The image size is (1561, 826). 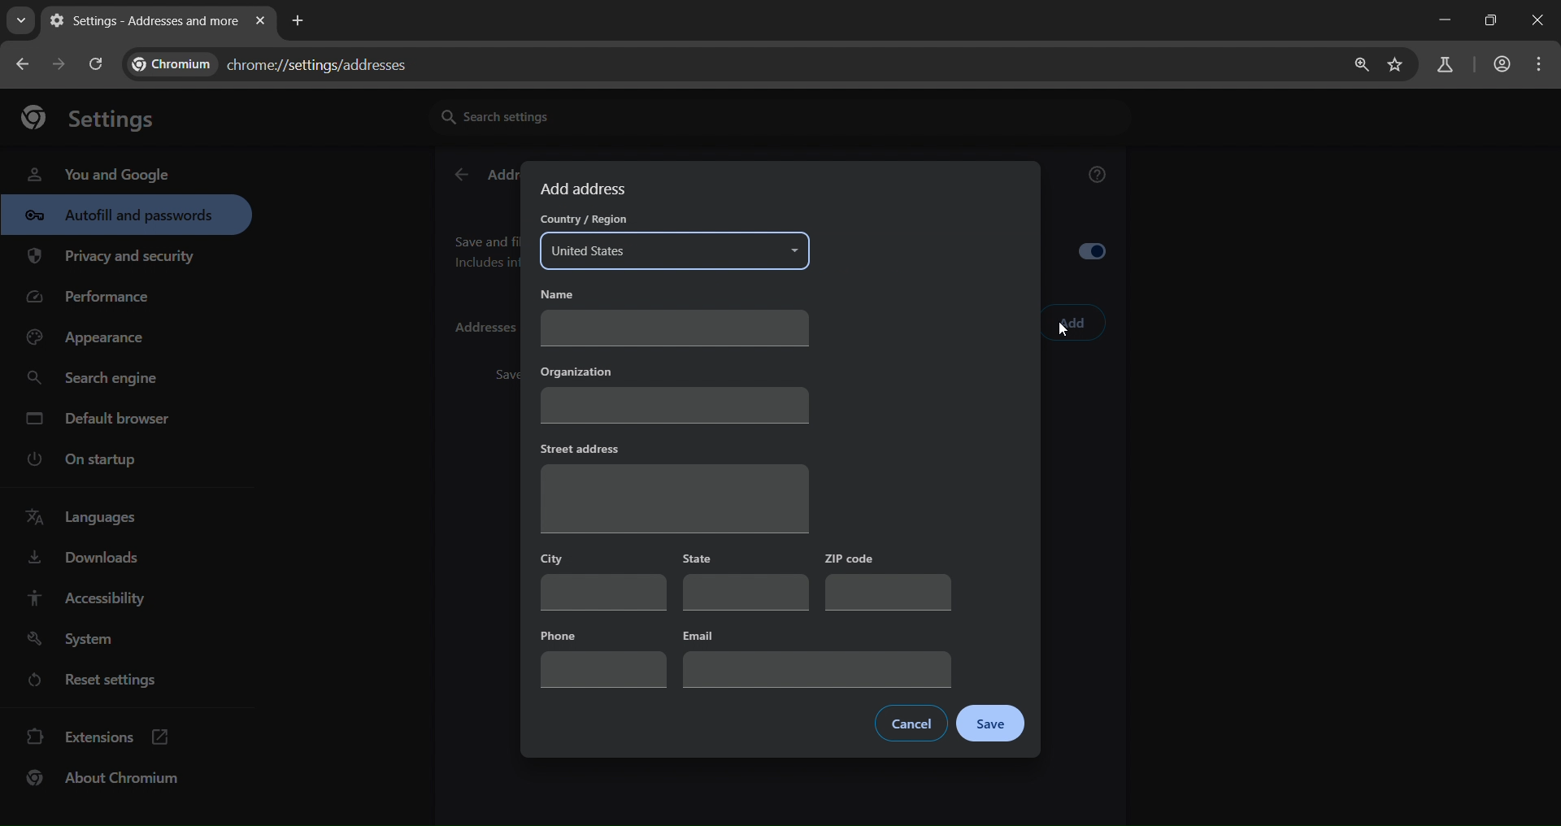 I want to click on downloads, so click(x=82, y=561).